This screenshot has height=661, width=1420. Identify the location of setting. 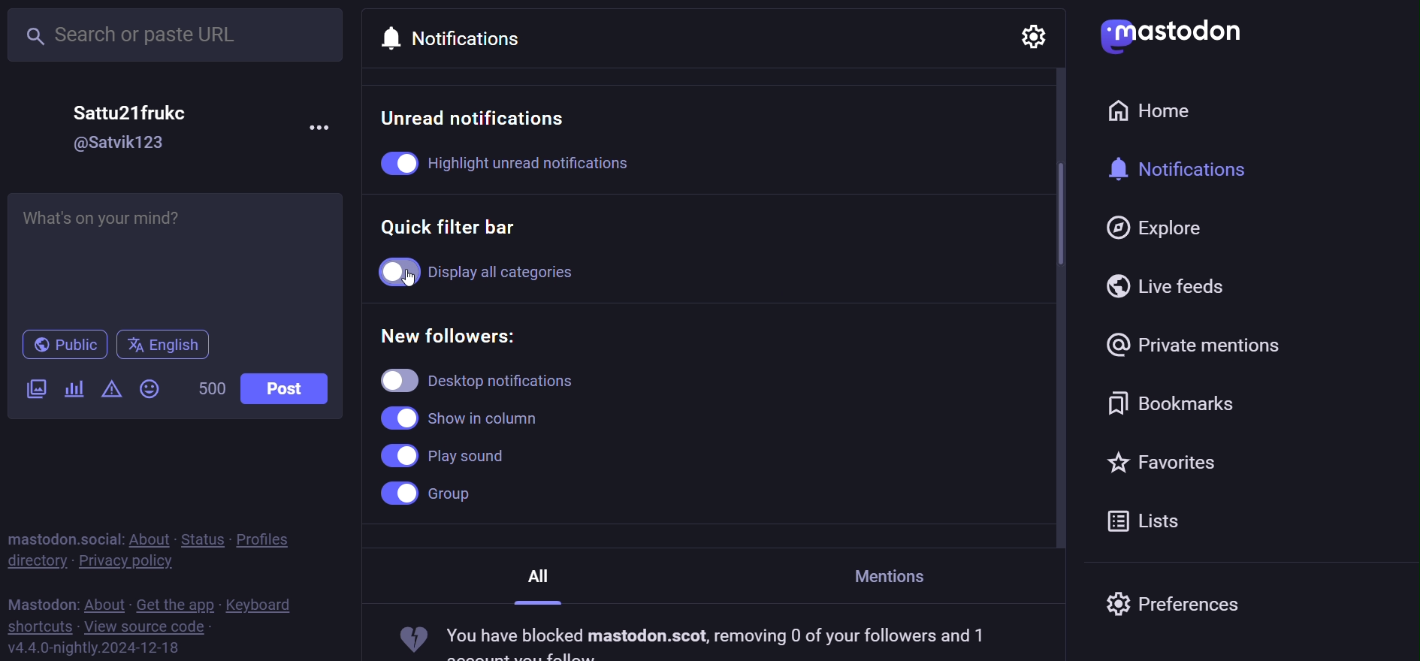
(1032, 39).